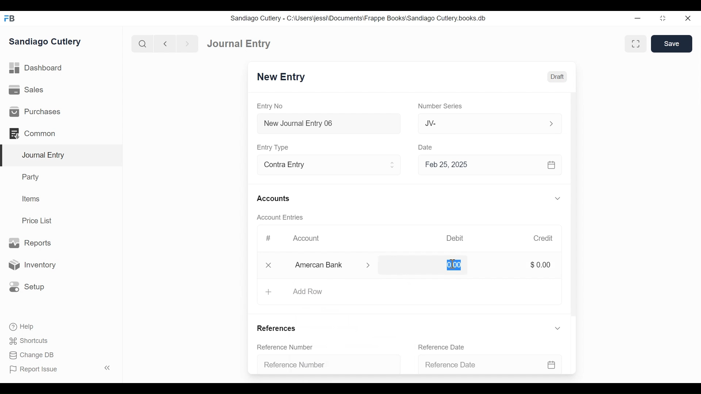 This screenshot has height=394, width=701. What do you see at coordinates (441, 106) in the screenshot?
I see `Number Series` at bounding box center [441, 106].